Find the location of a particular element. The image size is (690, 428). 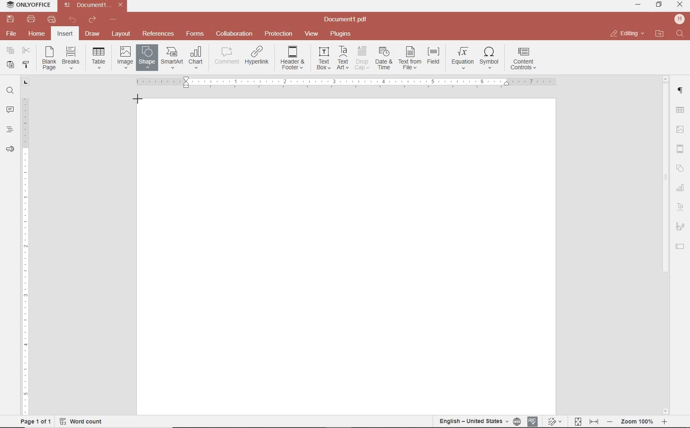

set document language is located at coordinates (479, 421).